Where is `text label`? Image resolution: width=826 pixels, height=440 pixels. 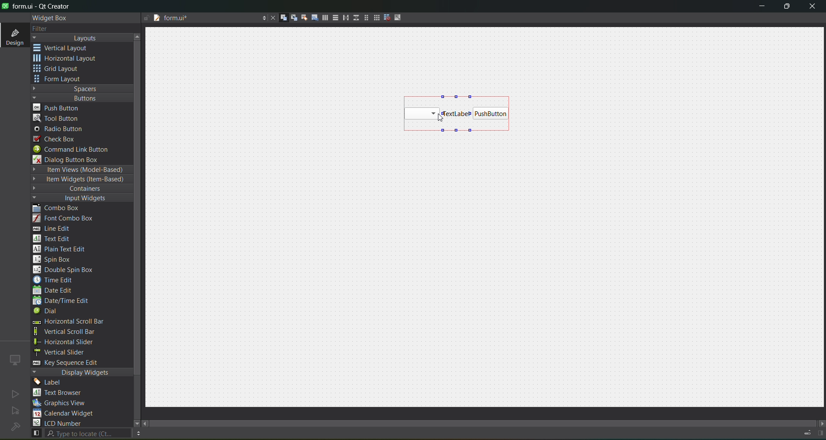
text label is located at coordinates (456, 113).